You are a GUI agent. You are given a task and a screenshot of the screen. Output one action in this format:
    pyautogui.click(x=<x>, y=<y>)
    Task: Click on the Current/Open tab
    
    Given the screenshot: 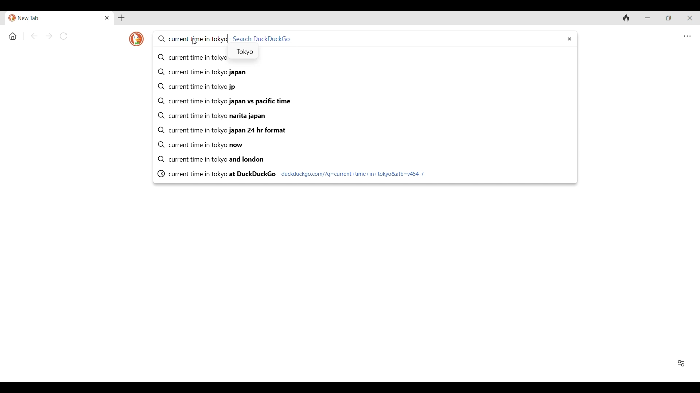 What is the action you would take?
    pyautogui.click(x=54, y=18)
    